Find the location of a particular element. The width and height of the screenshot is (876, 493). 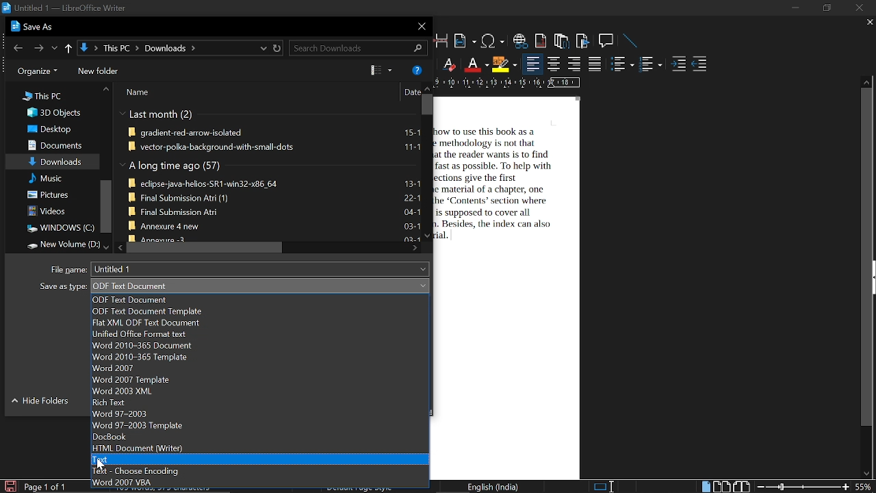

help is located at coordinates (417, 69).